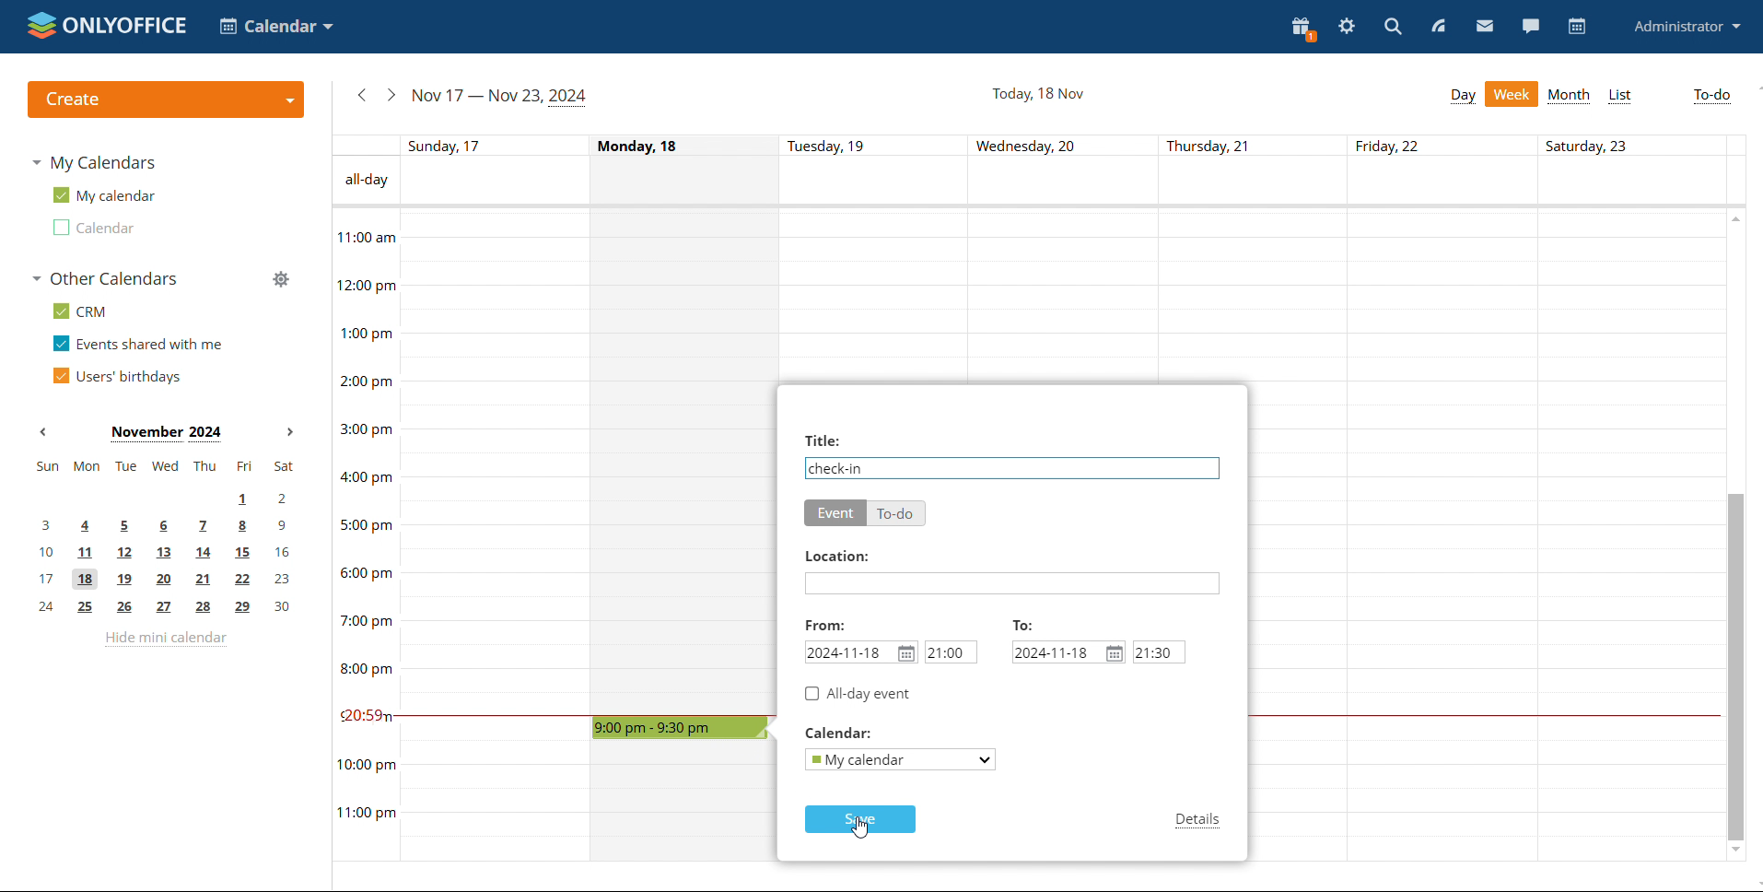 Image resolution: width=1763 pixels, height=892 pixels. What do you see at coordinates (1734, 851) in the screenshot?
I see `scroll down` at bounding box center [1734, 851].